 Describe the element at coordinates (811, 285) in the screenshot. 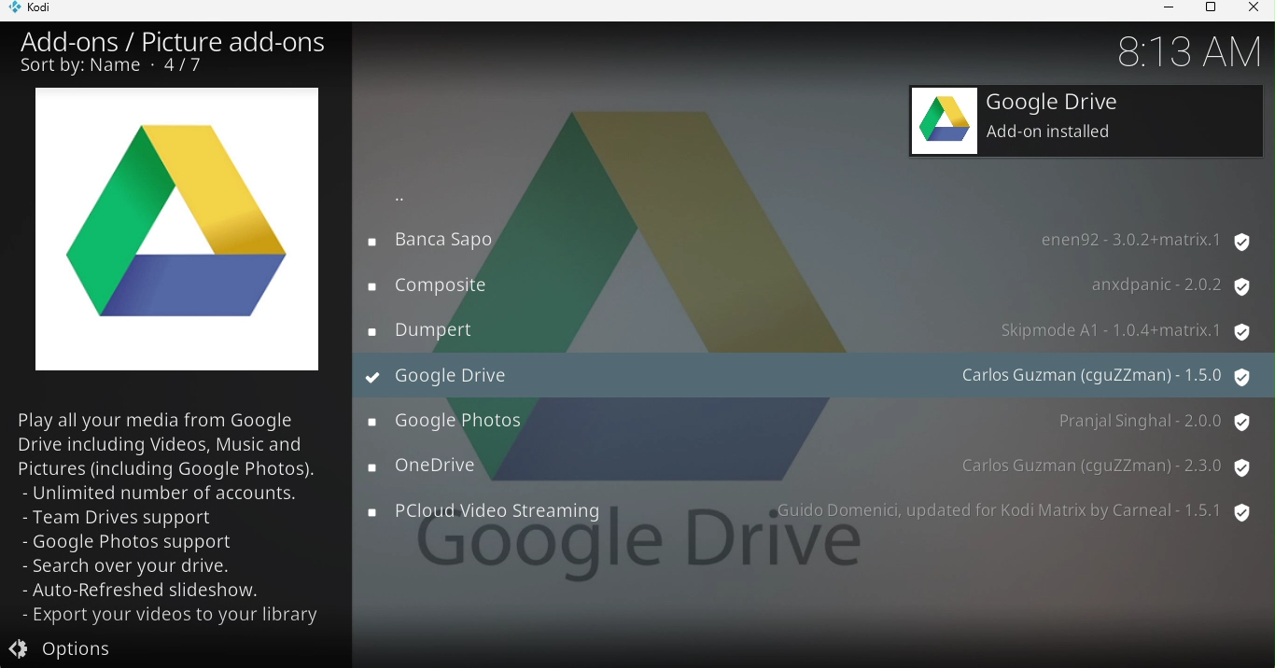

I see `Composite` at that location.